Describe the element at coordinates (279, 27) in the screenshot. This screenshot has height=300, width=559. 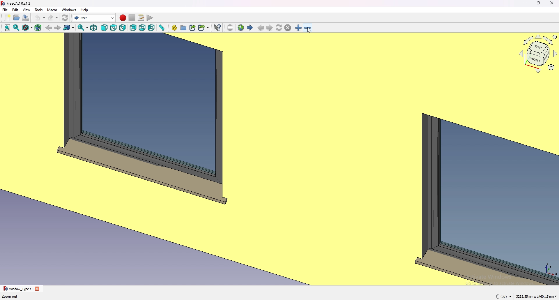
I see `refresh web page` at that location.